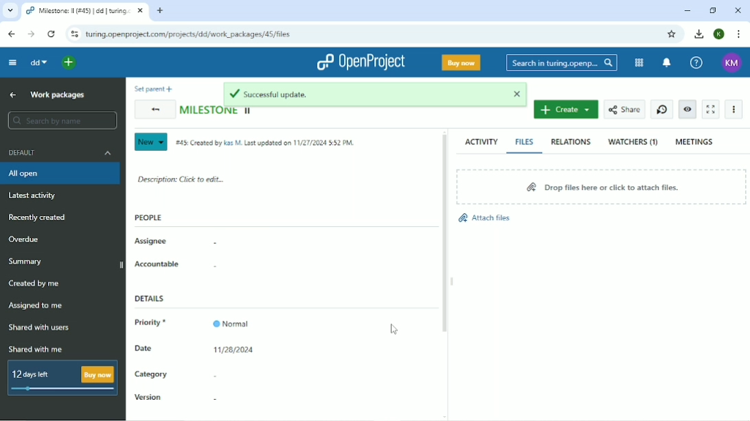 The height and width of the screenshot is (421, 750). What do you see at coordinates (268, 144) in the screenshot?
I see `Created by and on` at bounding box center [268, 144].